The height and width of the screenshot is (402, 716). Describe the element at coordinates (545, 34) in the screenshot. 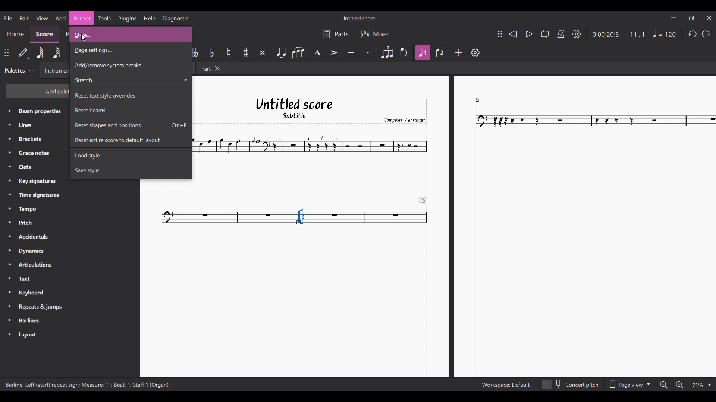

I see `Loop playback` at that location.